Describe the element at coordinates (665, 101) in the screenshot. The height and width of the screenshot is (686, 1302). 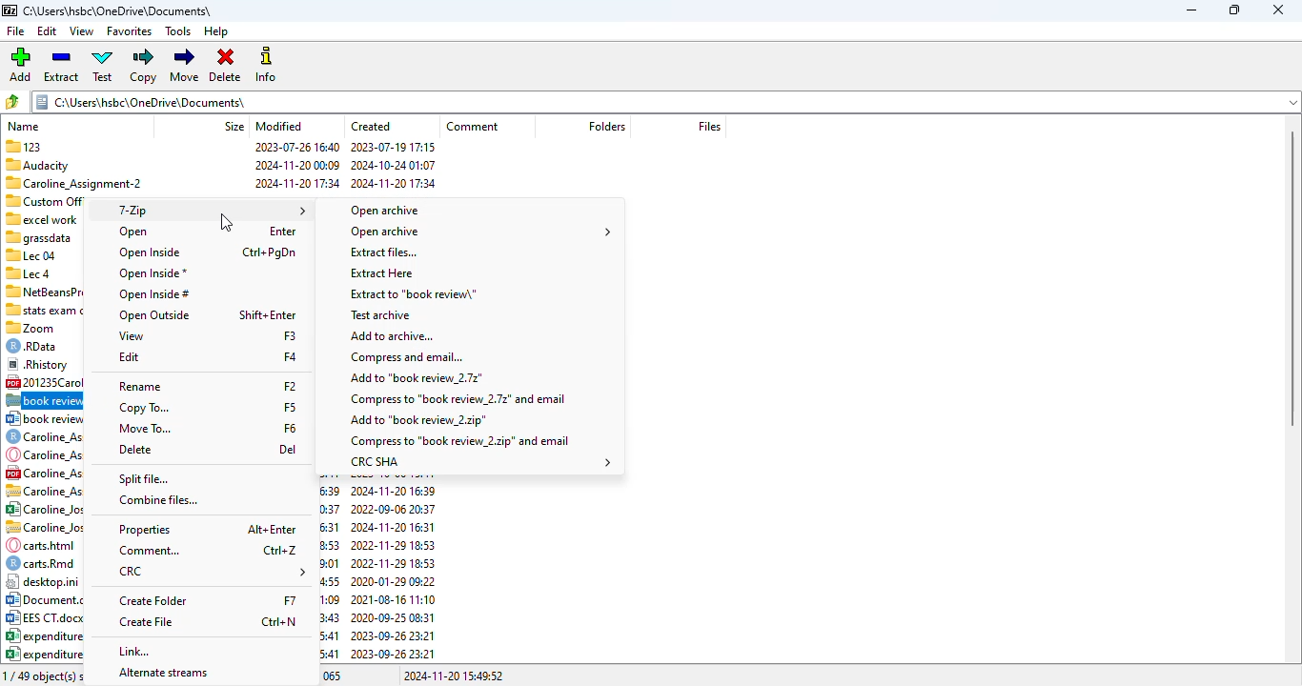
I see `current folder` at that location.